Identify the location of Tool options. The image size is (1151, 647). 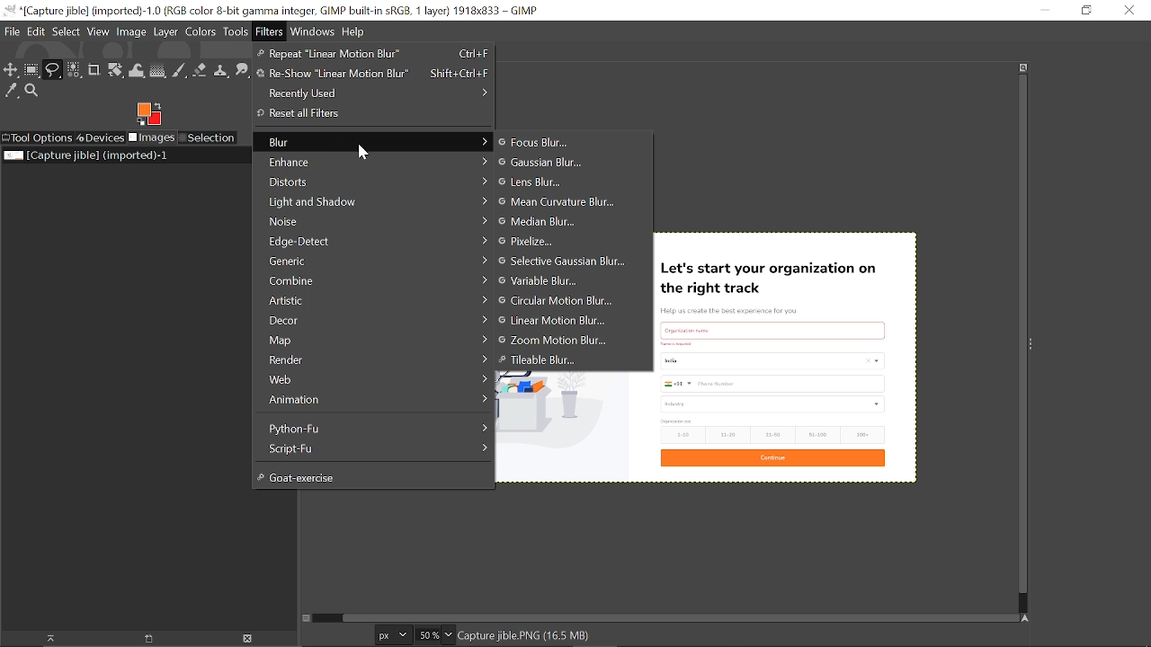
(37, 138).